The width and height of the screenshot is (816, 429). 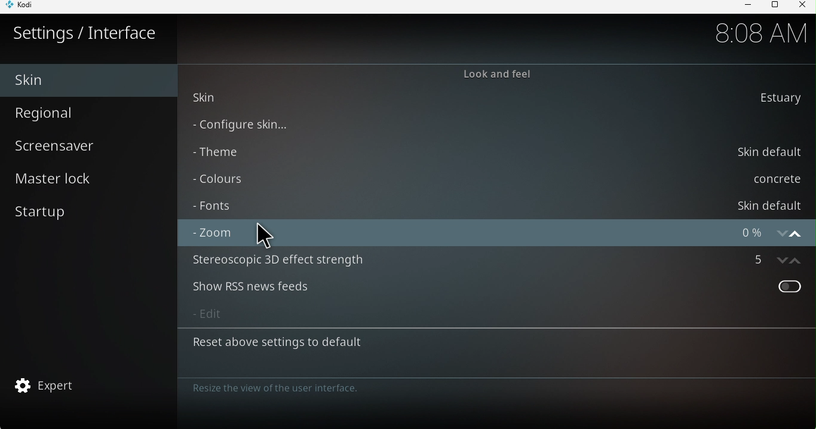 What do you see at coordinates (743, 7) in the screenshot?
I see `Minimize` at bounding box center [743, 7].